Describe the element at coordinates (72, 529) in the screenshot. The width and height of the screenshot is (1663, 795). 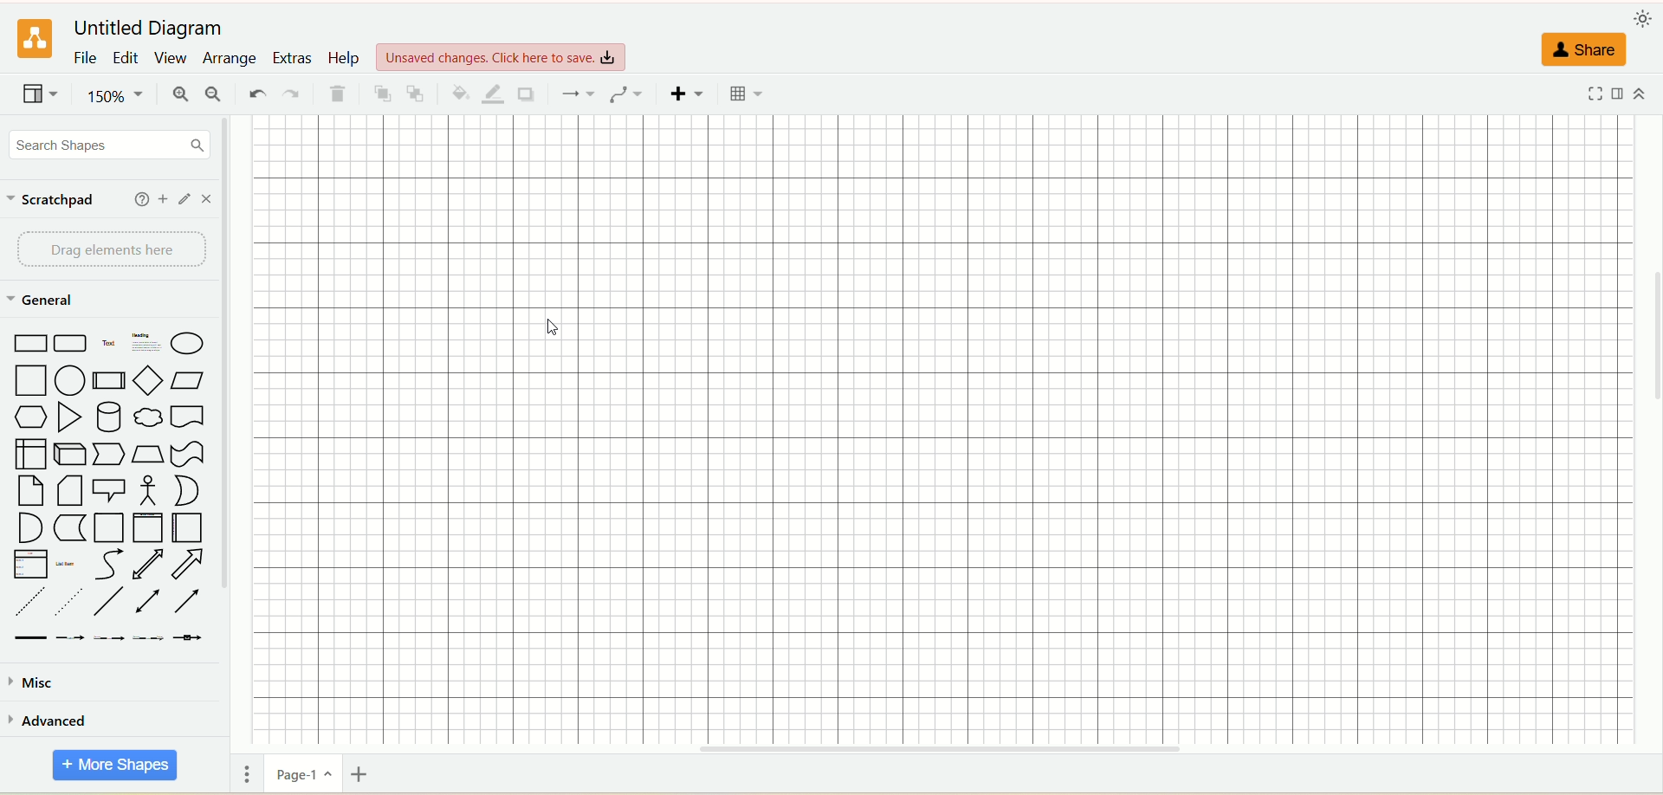
I see `data storage` at that location.